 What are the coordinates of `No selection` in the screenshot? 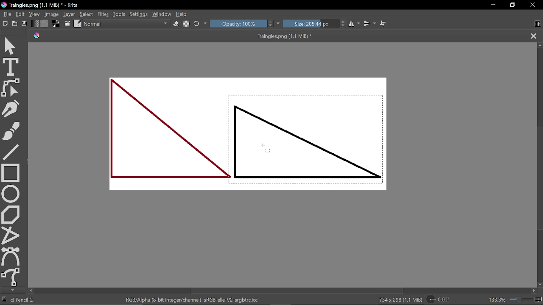 It's located at (4, 300).